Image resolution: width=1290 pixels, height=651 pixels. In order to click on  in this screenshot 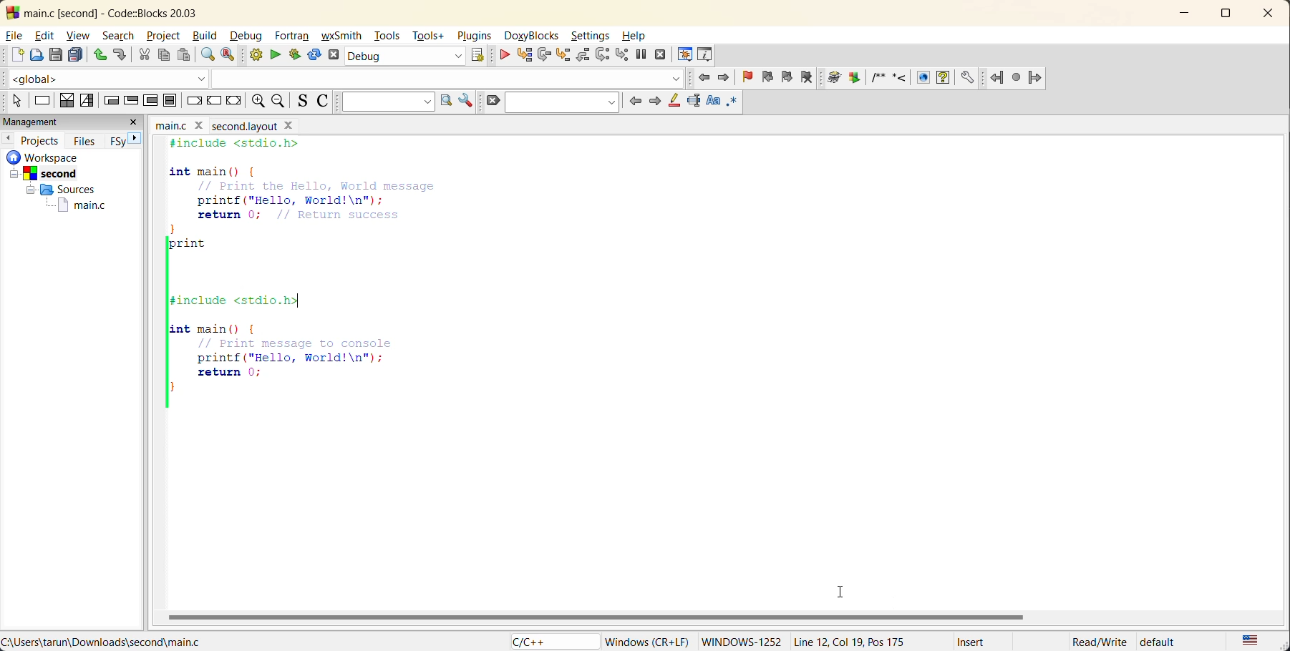, I will do `click(43, 173)`.